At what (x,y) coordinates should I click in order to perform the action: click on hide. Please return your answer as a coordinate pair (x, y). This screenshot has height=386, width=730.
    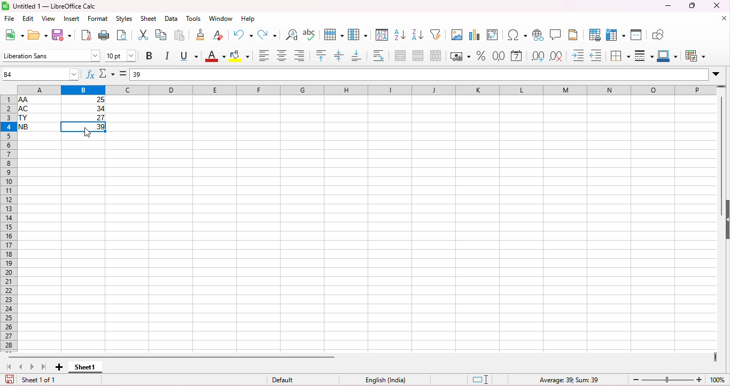
    Looking at the image, I should click on (725, 221).